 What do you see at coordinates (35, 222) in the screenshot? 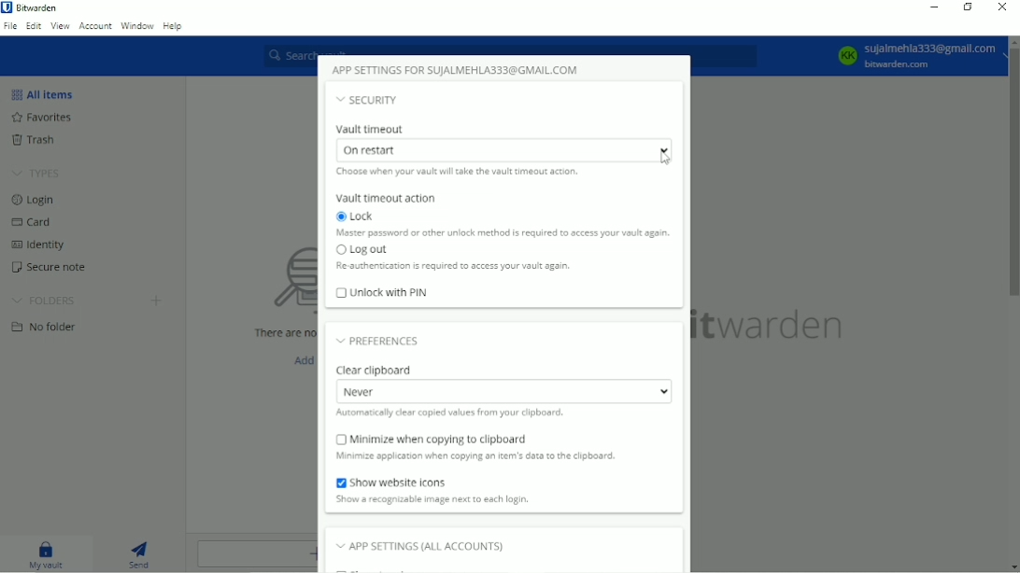
I see `Card` at bounding box center [35, 222].